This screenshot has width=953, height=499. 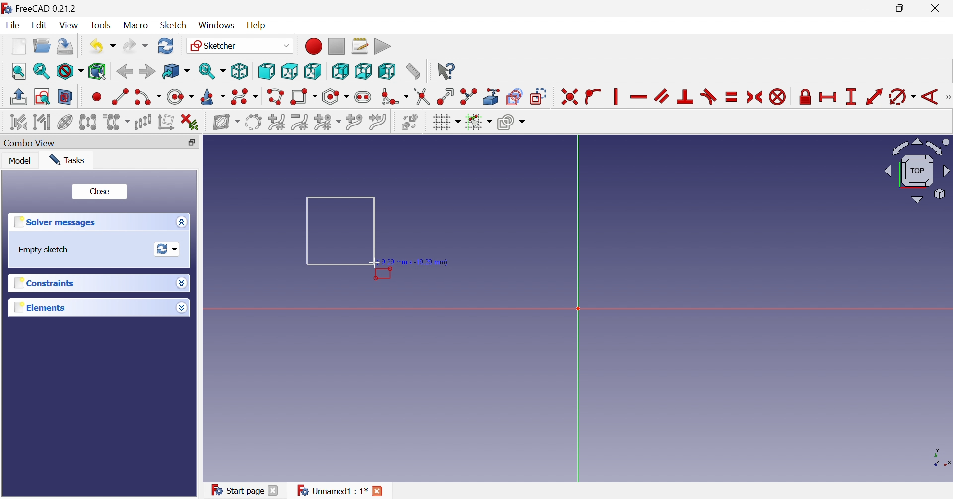 What do you see at coordinates (18, 97) in the screenshot?
I see `Leave sketch` at bounding box center [18, 97].